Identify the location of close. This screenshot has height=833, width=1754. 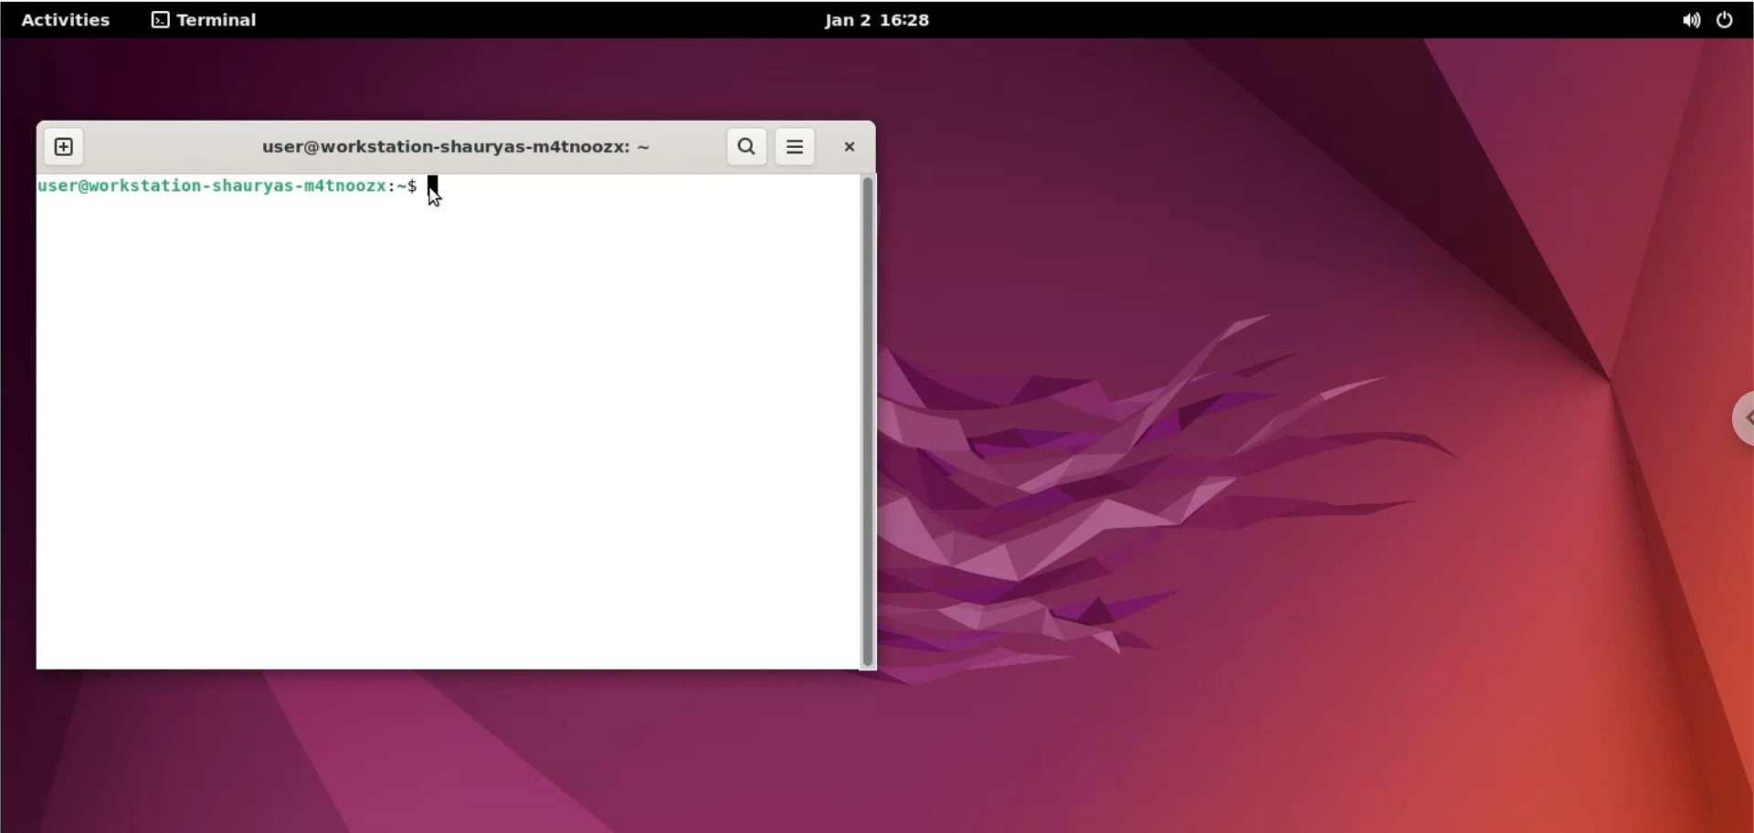
(848, 148).